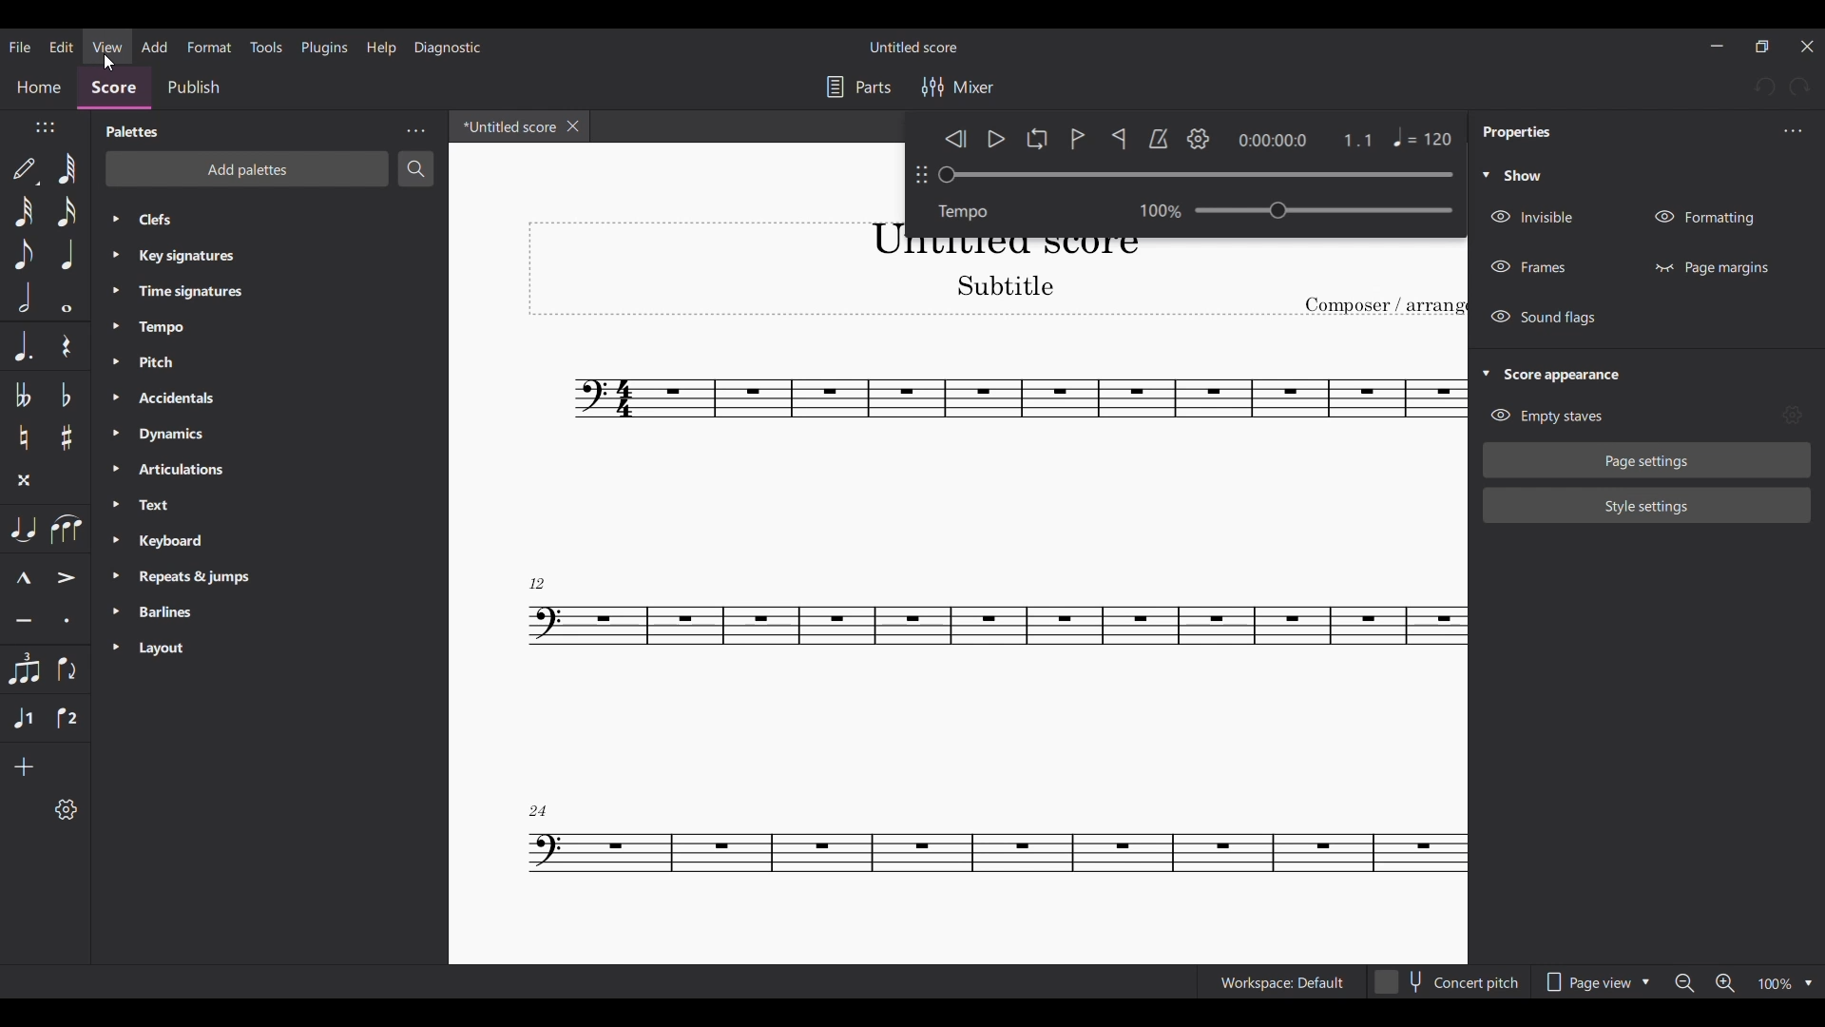 The image size is (1825, 1027). I want to click on Rest, so click(66, 345).